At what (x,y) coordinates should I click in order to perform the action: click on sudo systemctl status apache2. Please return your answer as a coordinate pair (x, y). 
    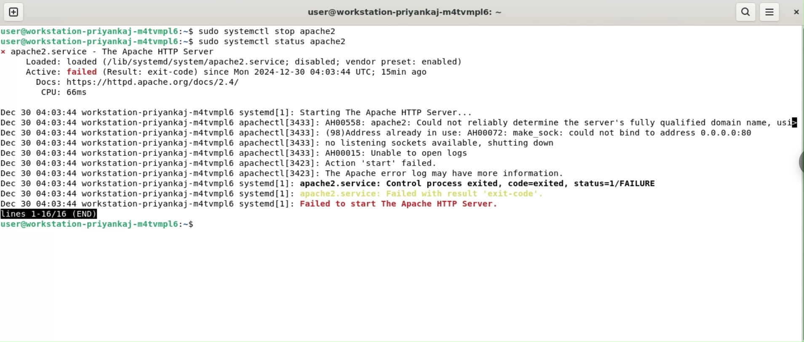
    Looking at the image, I should click on (280, 42).